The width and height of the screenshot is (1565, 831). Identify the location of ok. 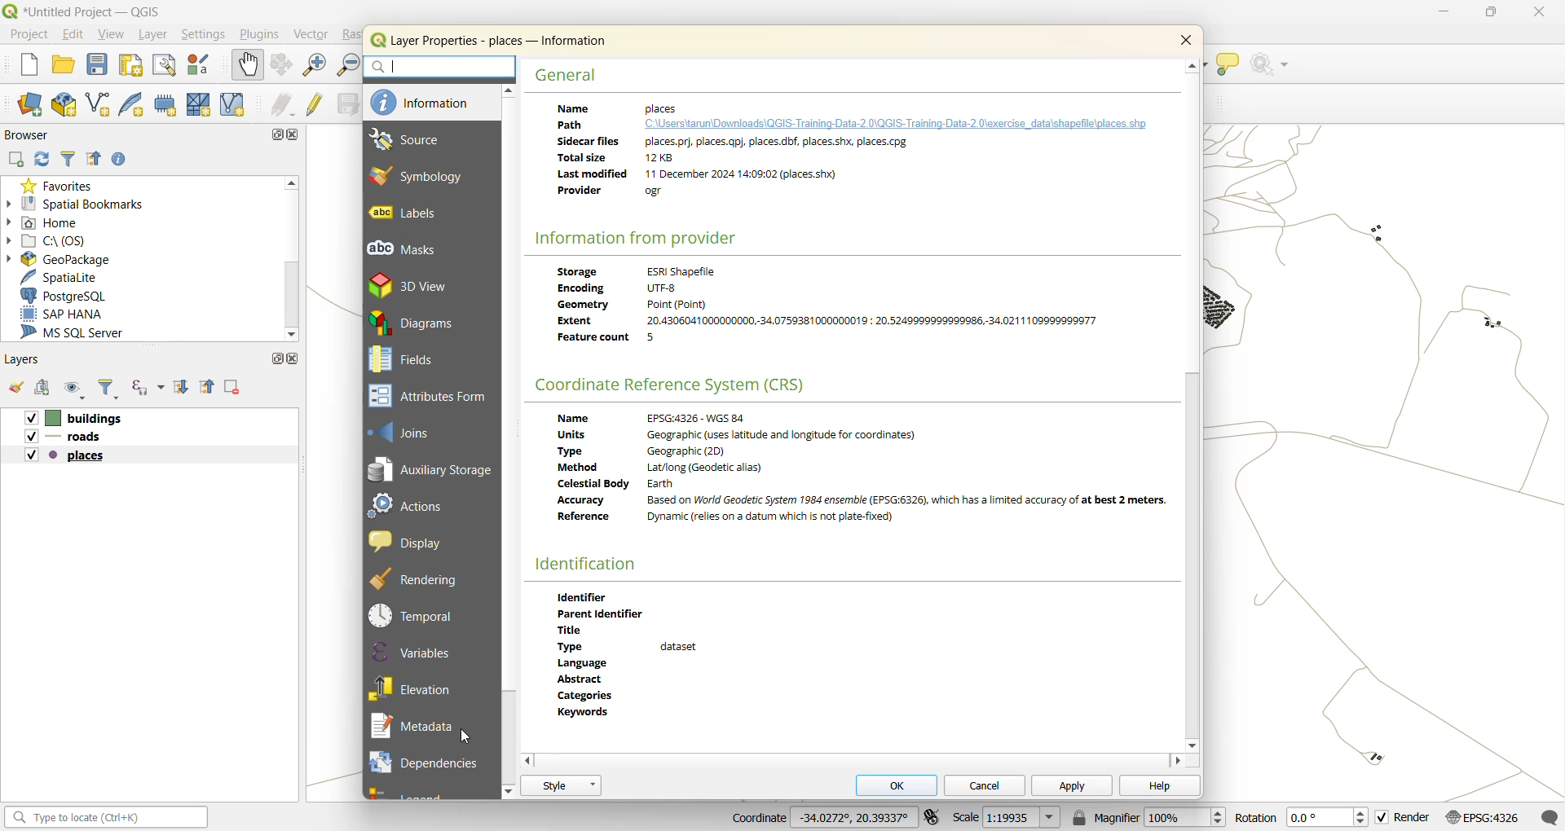
(899, 784).